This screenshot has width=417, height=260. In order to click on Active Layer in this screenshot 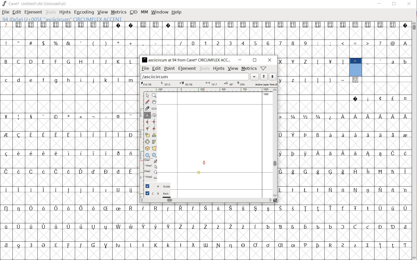, I will do `click(208, 84)`.